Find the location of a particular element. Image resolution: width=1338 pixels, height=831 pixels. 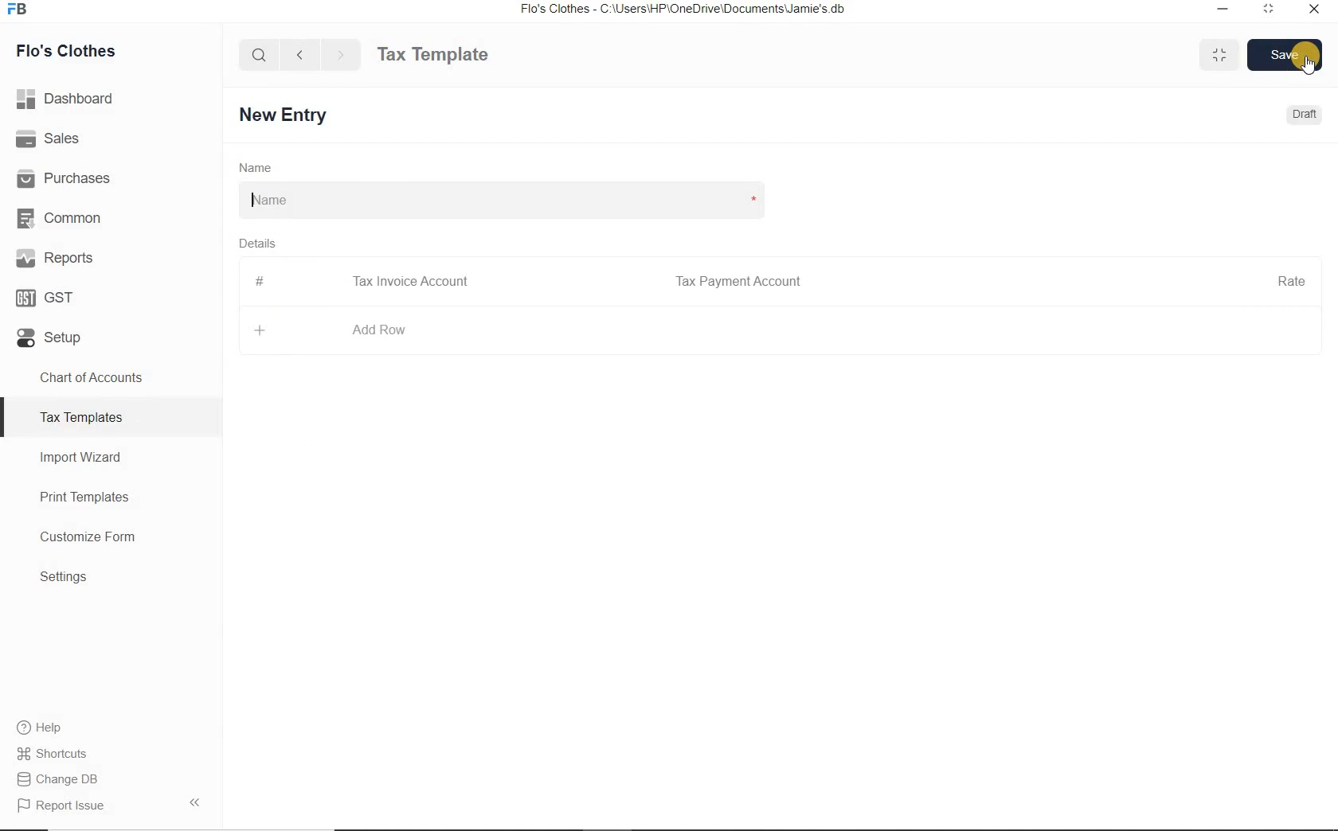

Reports is located at coordinates (111, 256).